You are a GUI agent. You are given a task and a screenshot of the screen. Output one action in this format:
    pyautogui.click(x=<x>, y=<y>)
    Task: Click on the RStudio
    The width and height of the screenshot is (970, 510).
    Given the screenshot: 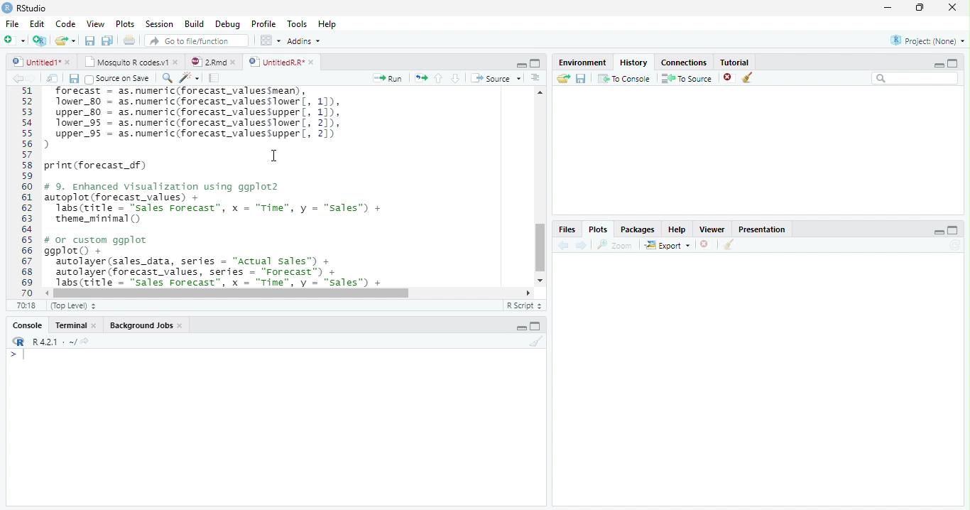 What is the action you would take?
    pyautogui.click(x=28, y=9)
    